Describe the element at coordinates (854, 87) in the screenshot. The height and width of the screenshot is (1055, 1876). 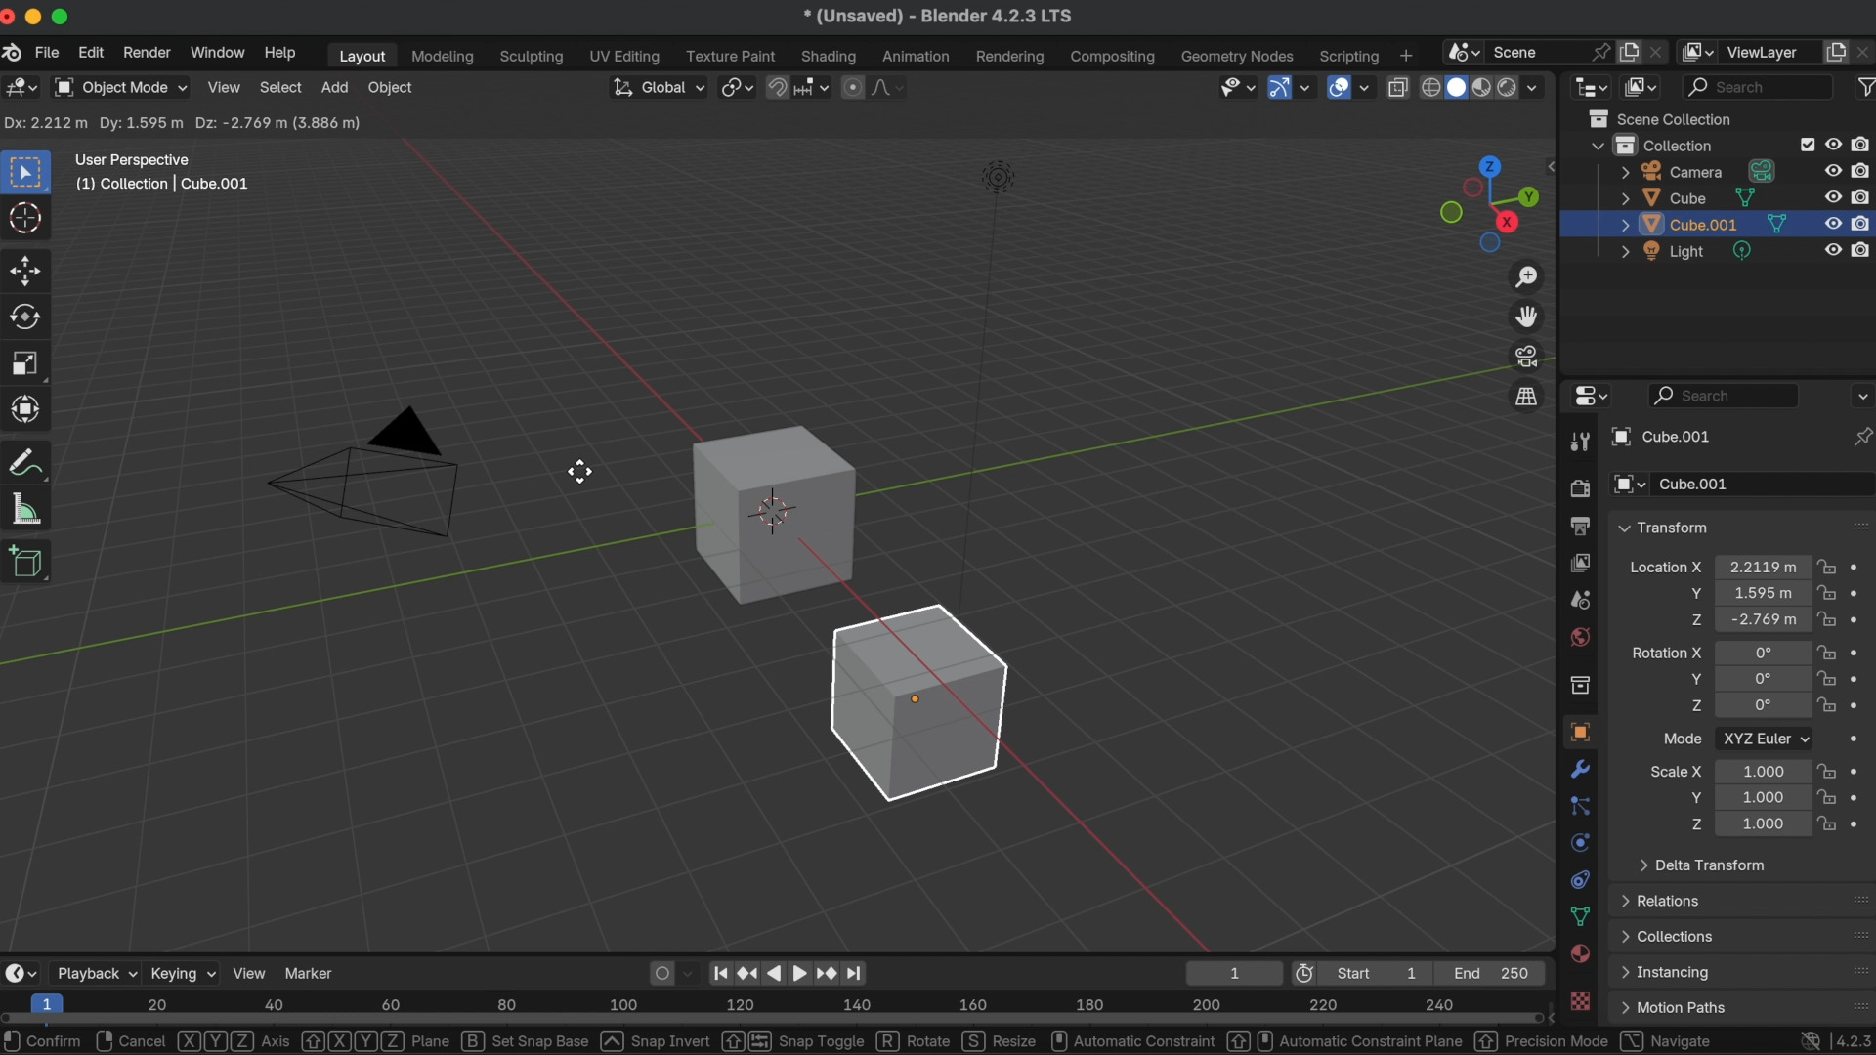
I see `proportional editing objects` at that location.